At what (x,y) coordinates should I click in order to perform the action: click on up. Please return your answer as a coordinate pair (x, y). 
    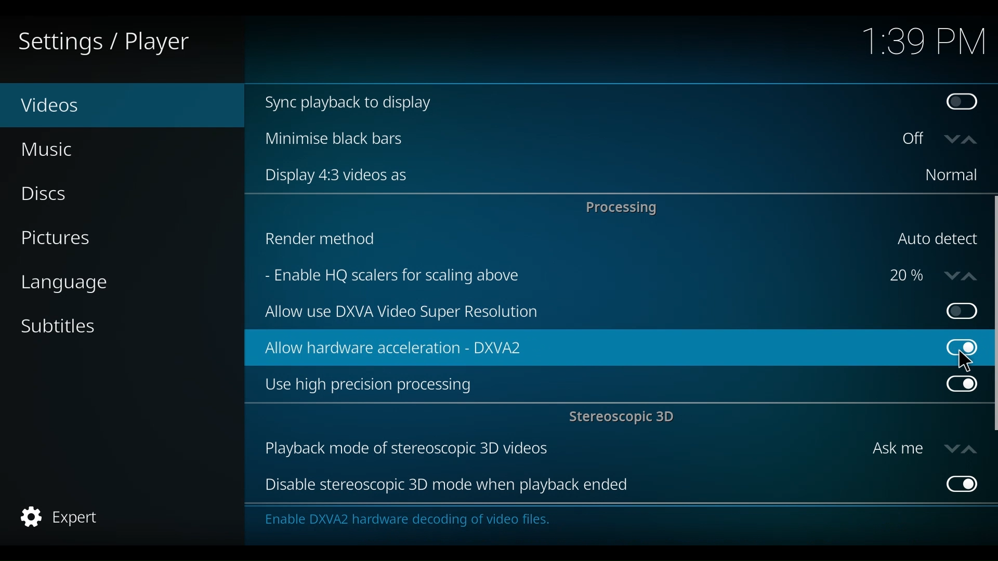
    Looking at the image, I should click on (968, 448).